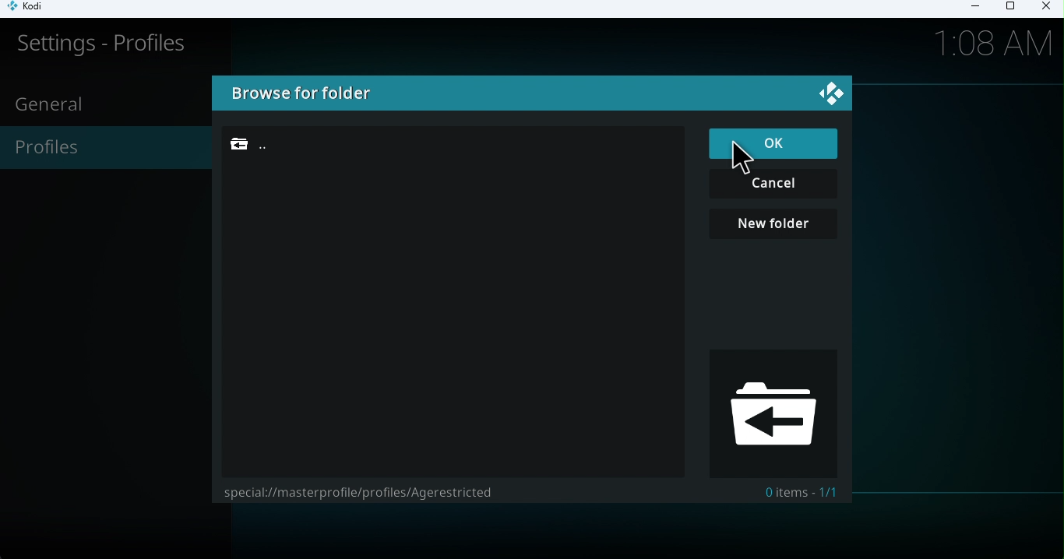 The width and height of the screenshot is (1064, 559). I want to click on cursor, so click(738, 154).